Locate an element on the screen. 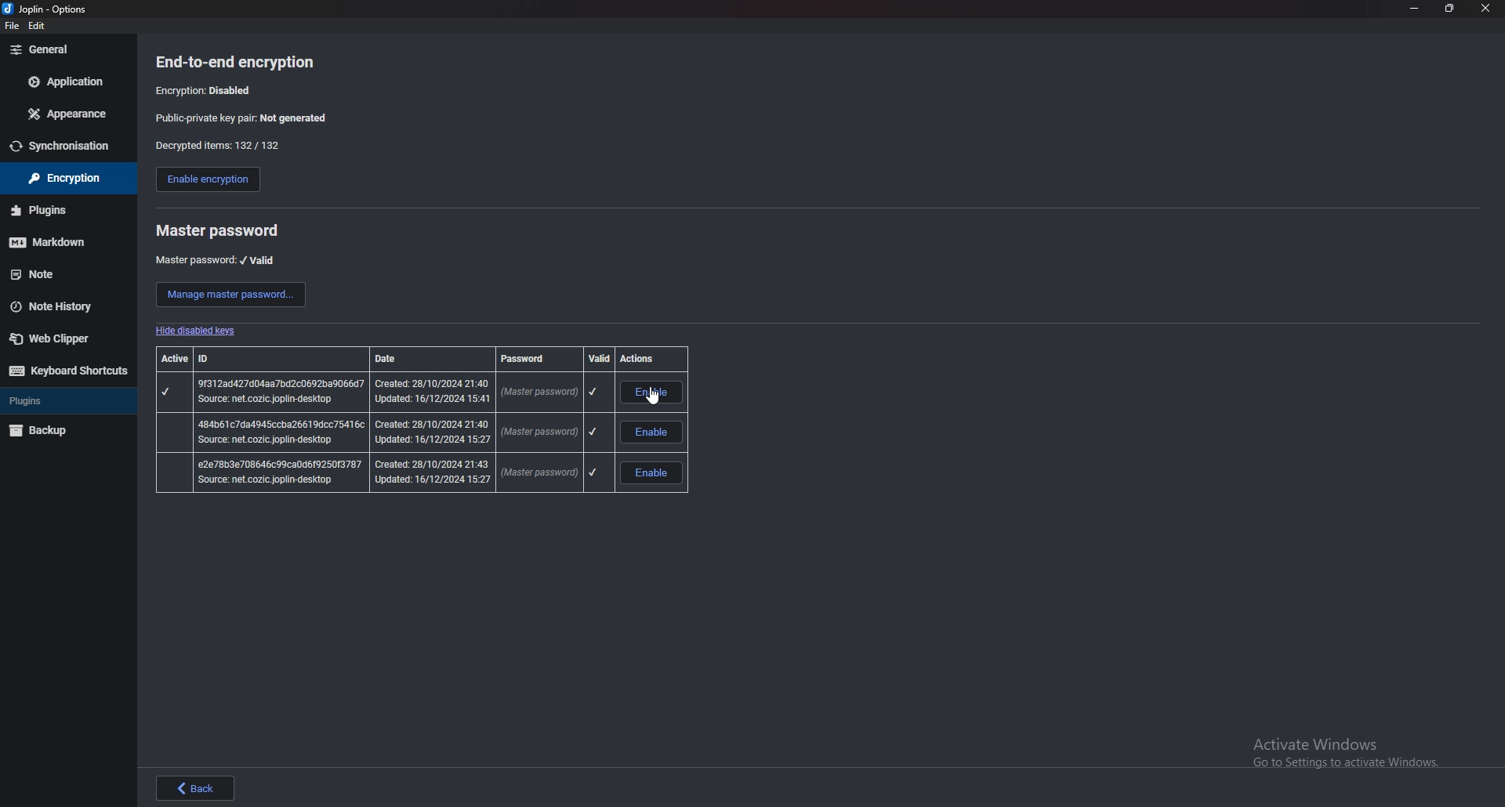  file is located at coordinates (11, 25).